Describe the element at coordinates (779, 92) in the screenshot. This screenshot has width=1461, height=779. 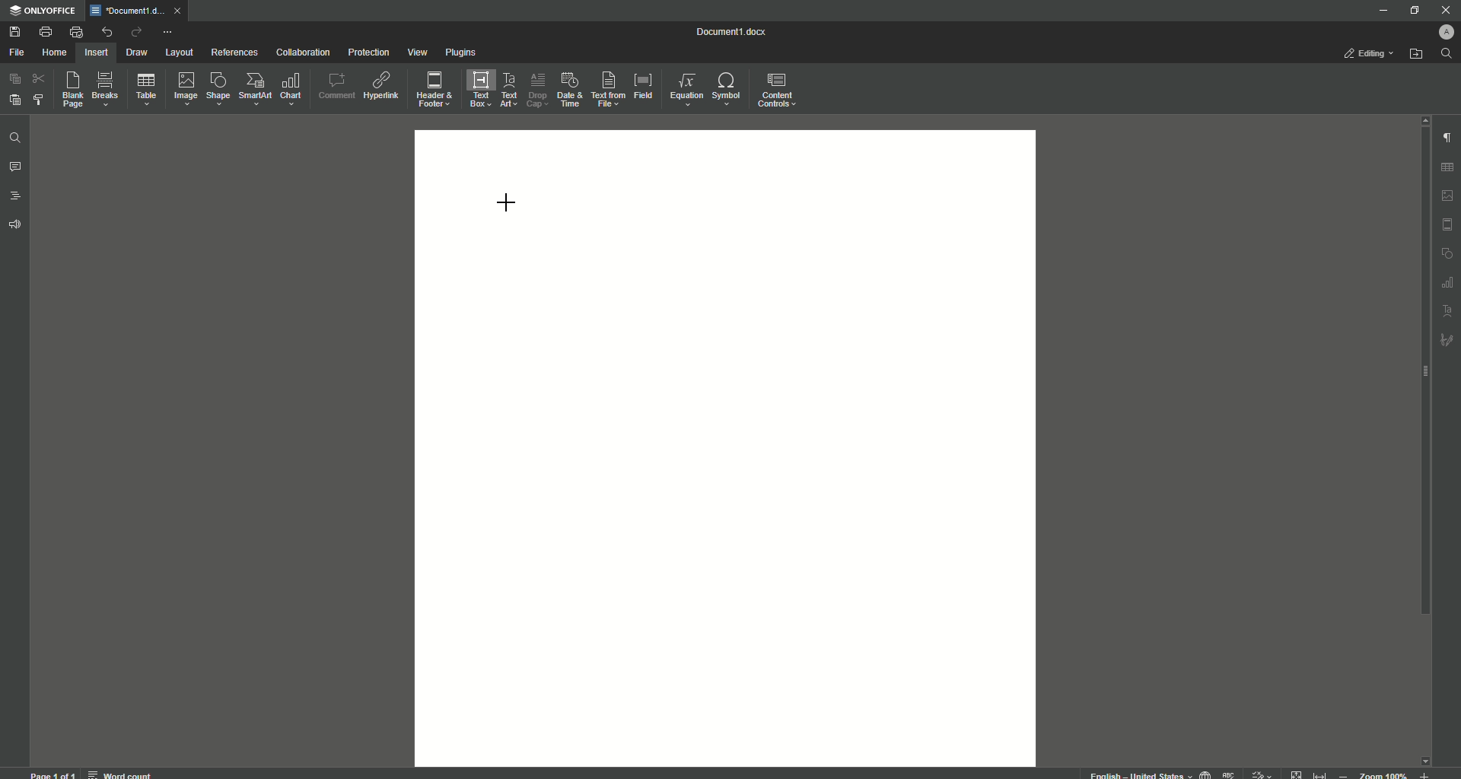
I see `Content Controls` at that location.